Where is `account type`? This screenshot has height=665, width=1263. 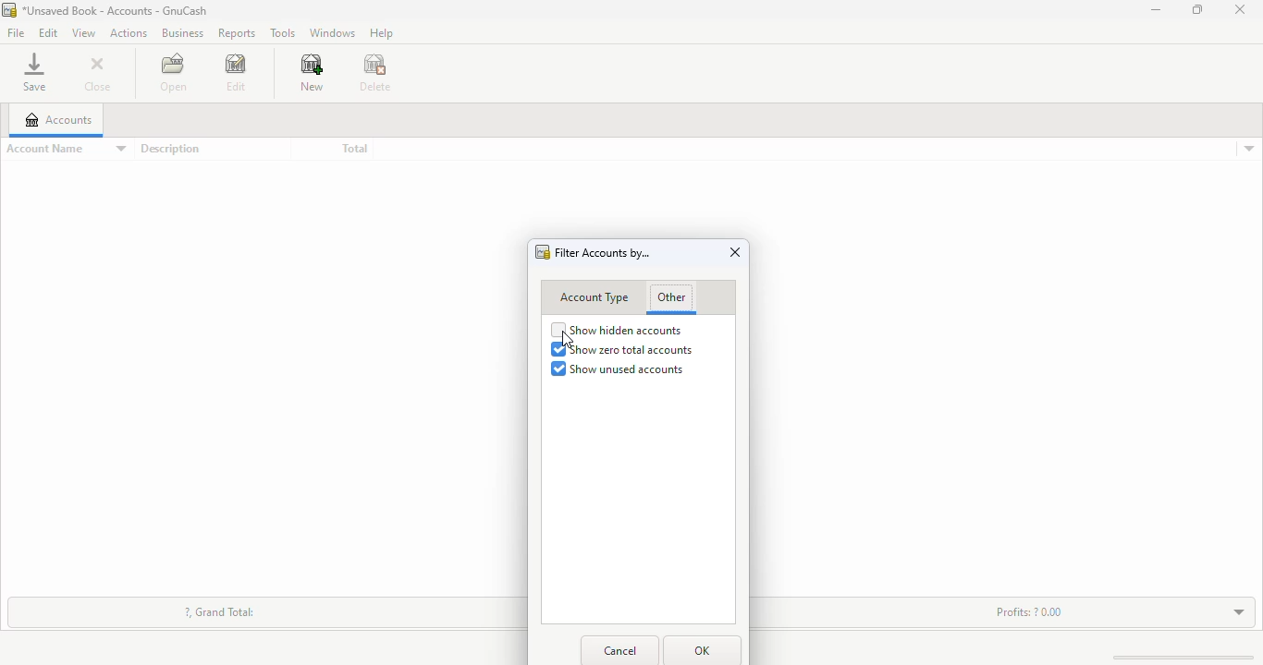
account type is located at coordinates (594, 297).